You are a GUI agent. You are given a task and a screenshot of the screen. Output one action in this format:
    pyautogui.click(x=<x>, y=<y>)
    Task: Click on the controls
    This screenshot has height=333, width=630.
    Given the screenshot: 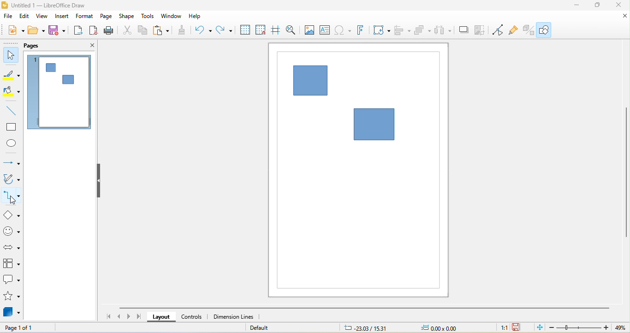 What is the action you would take?
    pyautogui.click(x=192, y=318)
    